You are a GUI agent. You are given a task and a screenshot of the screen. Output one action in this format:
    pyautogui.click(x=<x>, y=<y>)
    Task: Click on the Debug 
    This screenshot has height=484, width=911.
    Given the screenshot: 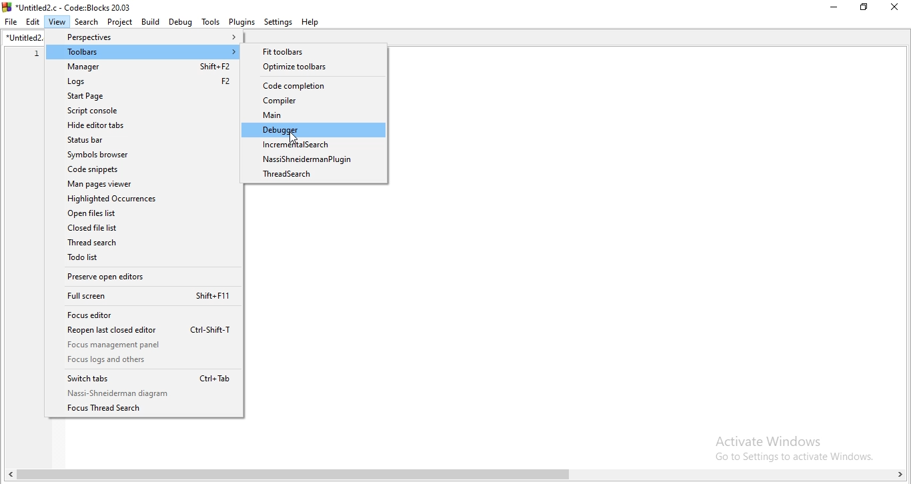 What is the action you would take?
    pyautogui.click(x=181, y=22)
    